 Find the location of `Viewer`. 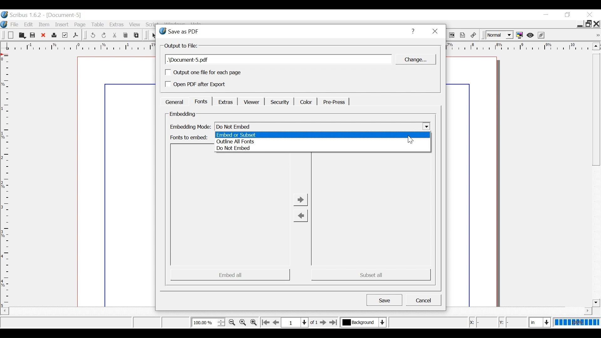

Viewer is located at coordinates (250, 102).